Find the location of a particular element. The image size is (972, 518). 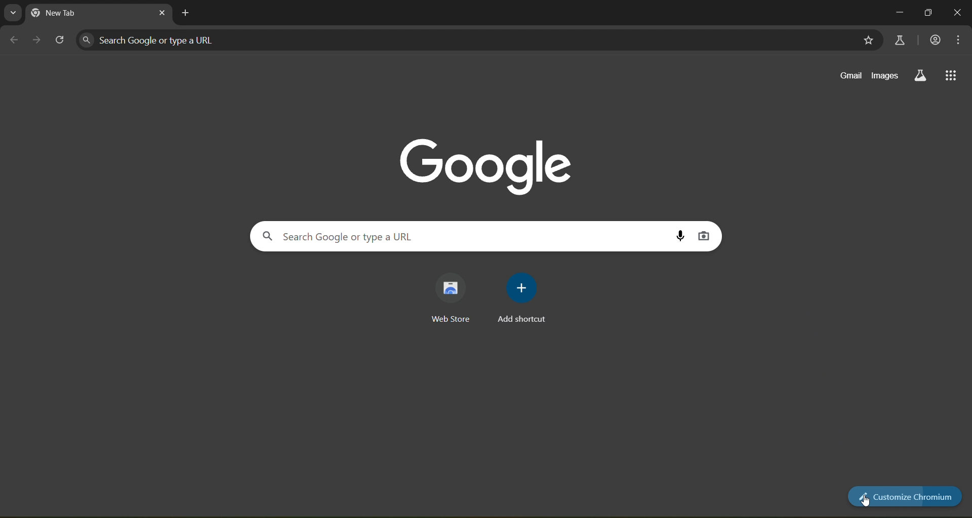

go forward one page is located at coordinates (38, 40).